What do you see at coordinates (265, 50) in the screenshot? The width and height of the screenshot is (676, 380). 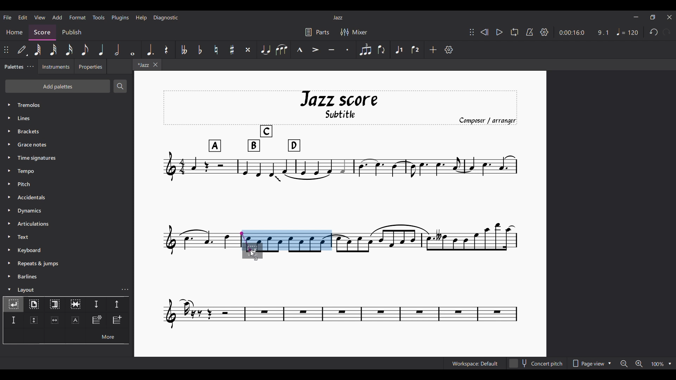 I see `Tie` at bounding box center [265, 50].